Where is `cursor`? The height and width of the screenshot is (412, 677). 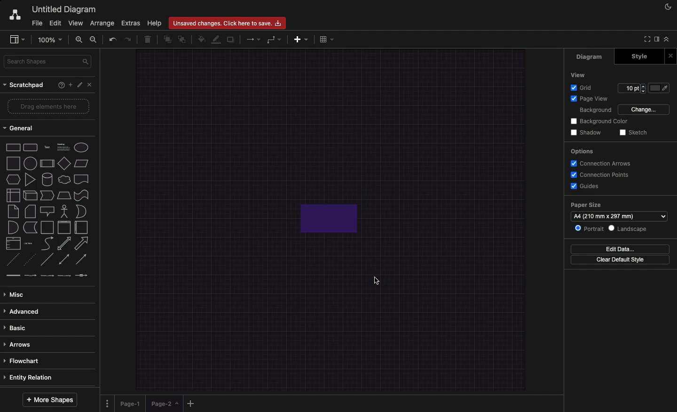
cursor is located at coordinates (374, 281).